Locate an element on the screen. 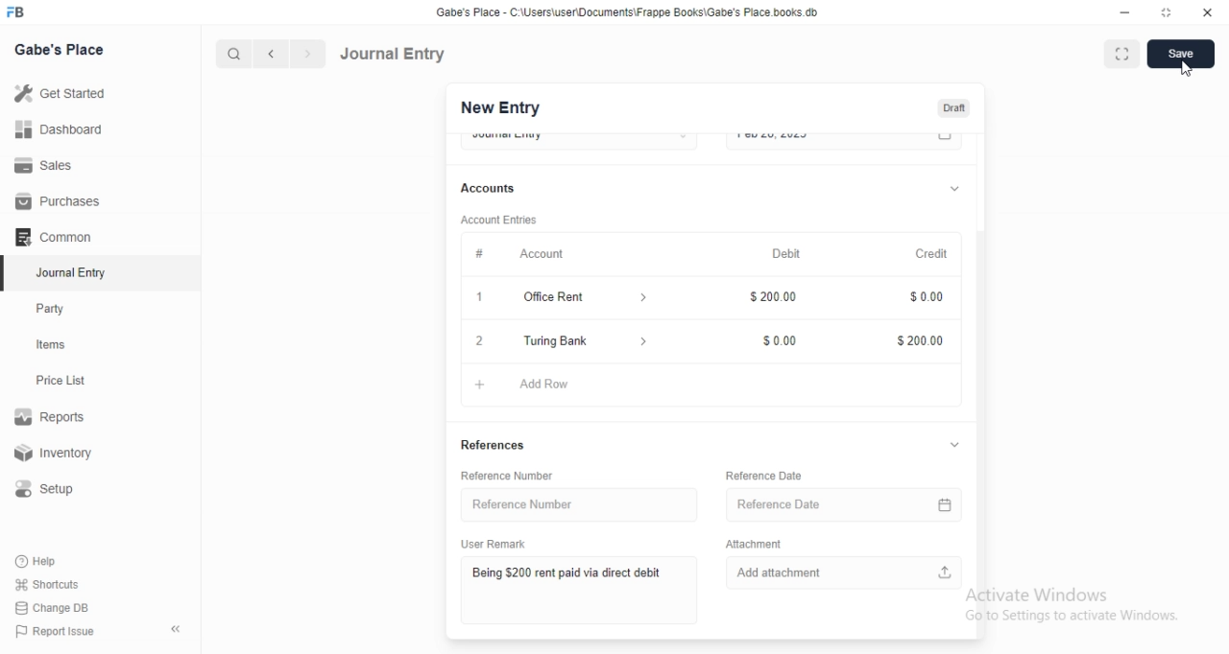 This screenshot has width=1229, height=654. $200.00 is located at coordinates (770, 298).